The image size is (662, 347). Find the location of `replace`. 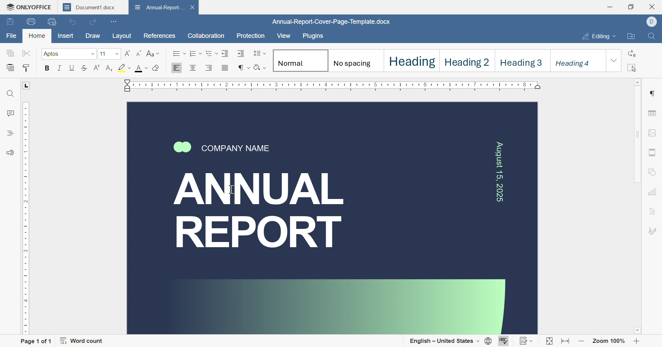

replace is located at coordinates (633, 53).